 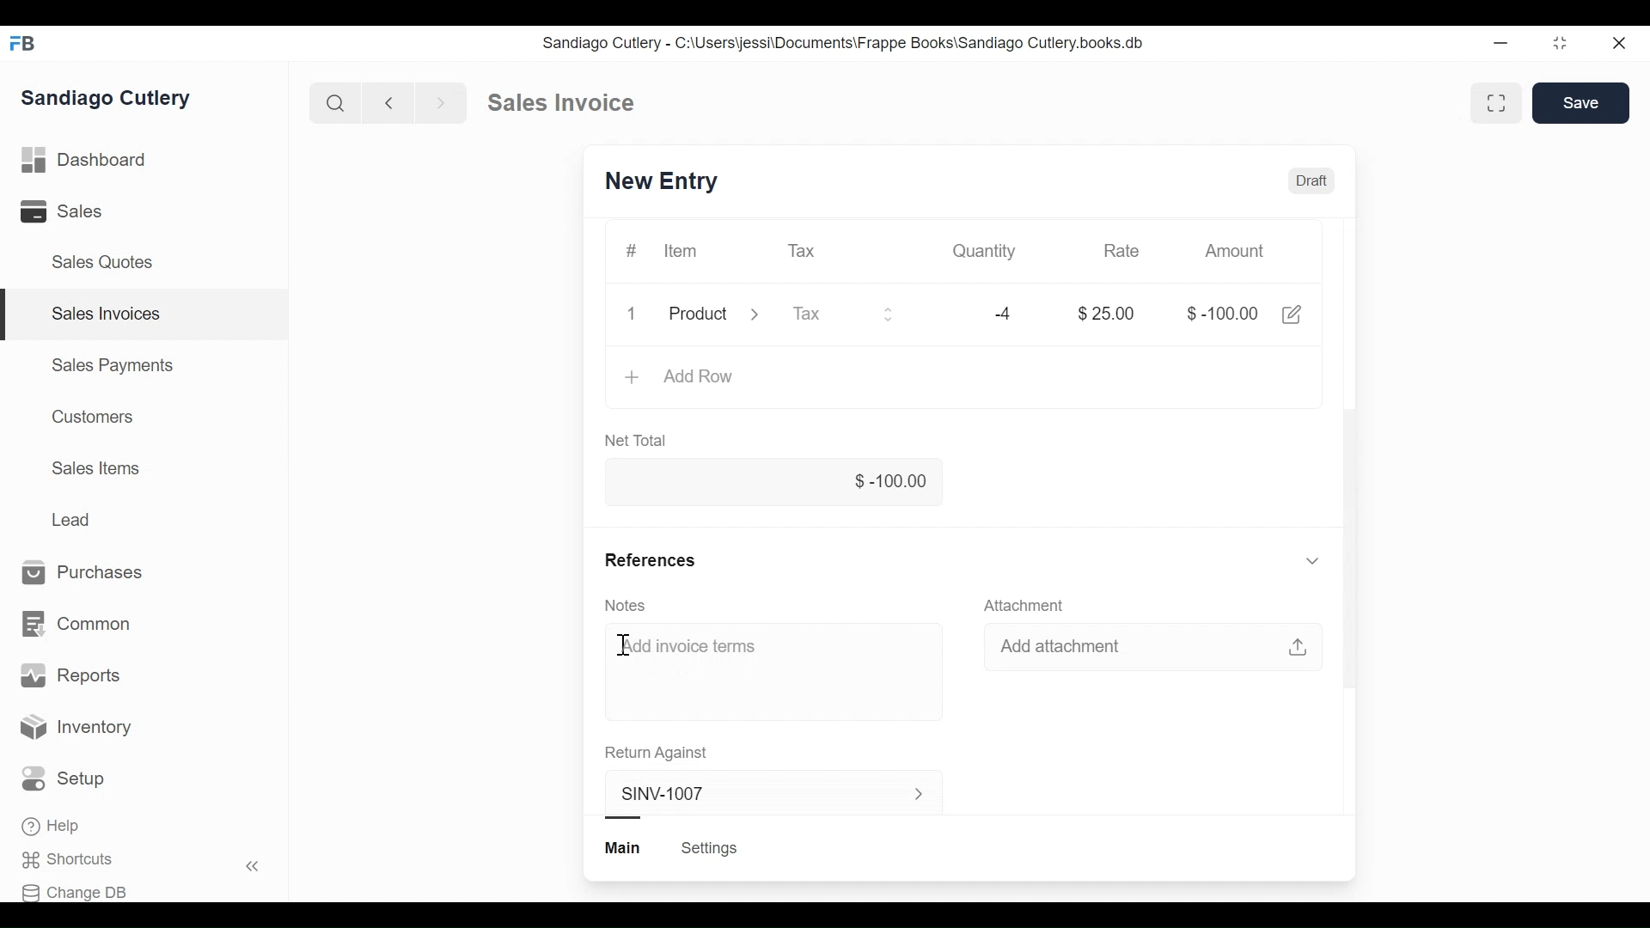 What do you see at coordinates (663, 180) in the screenshot?
I see `SINV-1007` at bounding box center [663, 180].